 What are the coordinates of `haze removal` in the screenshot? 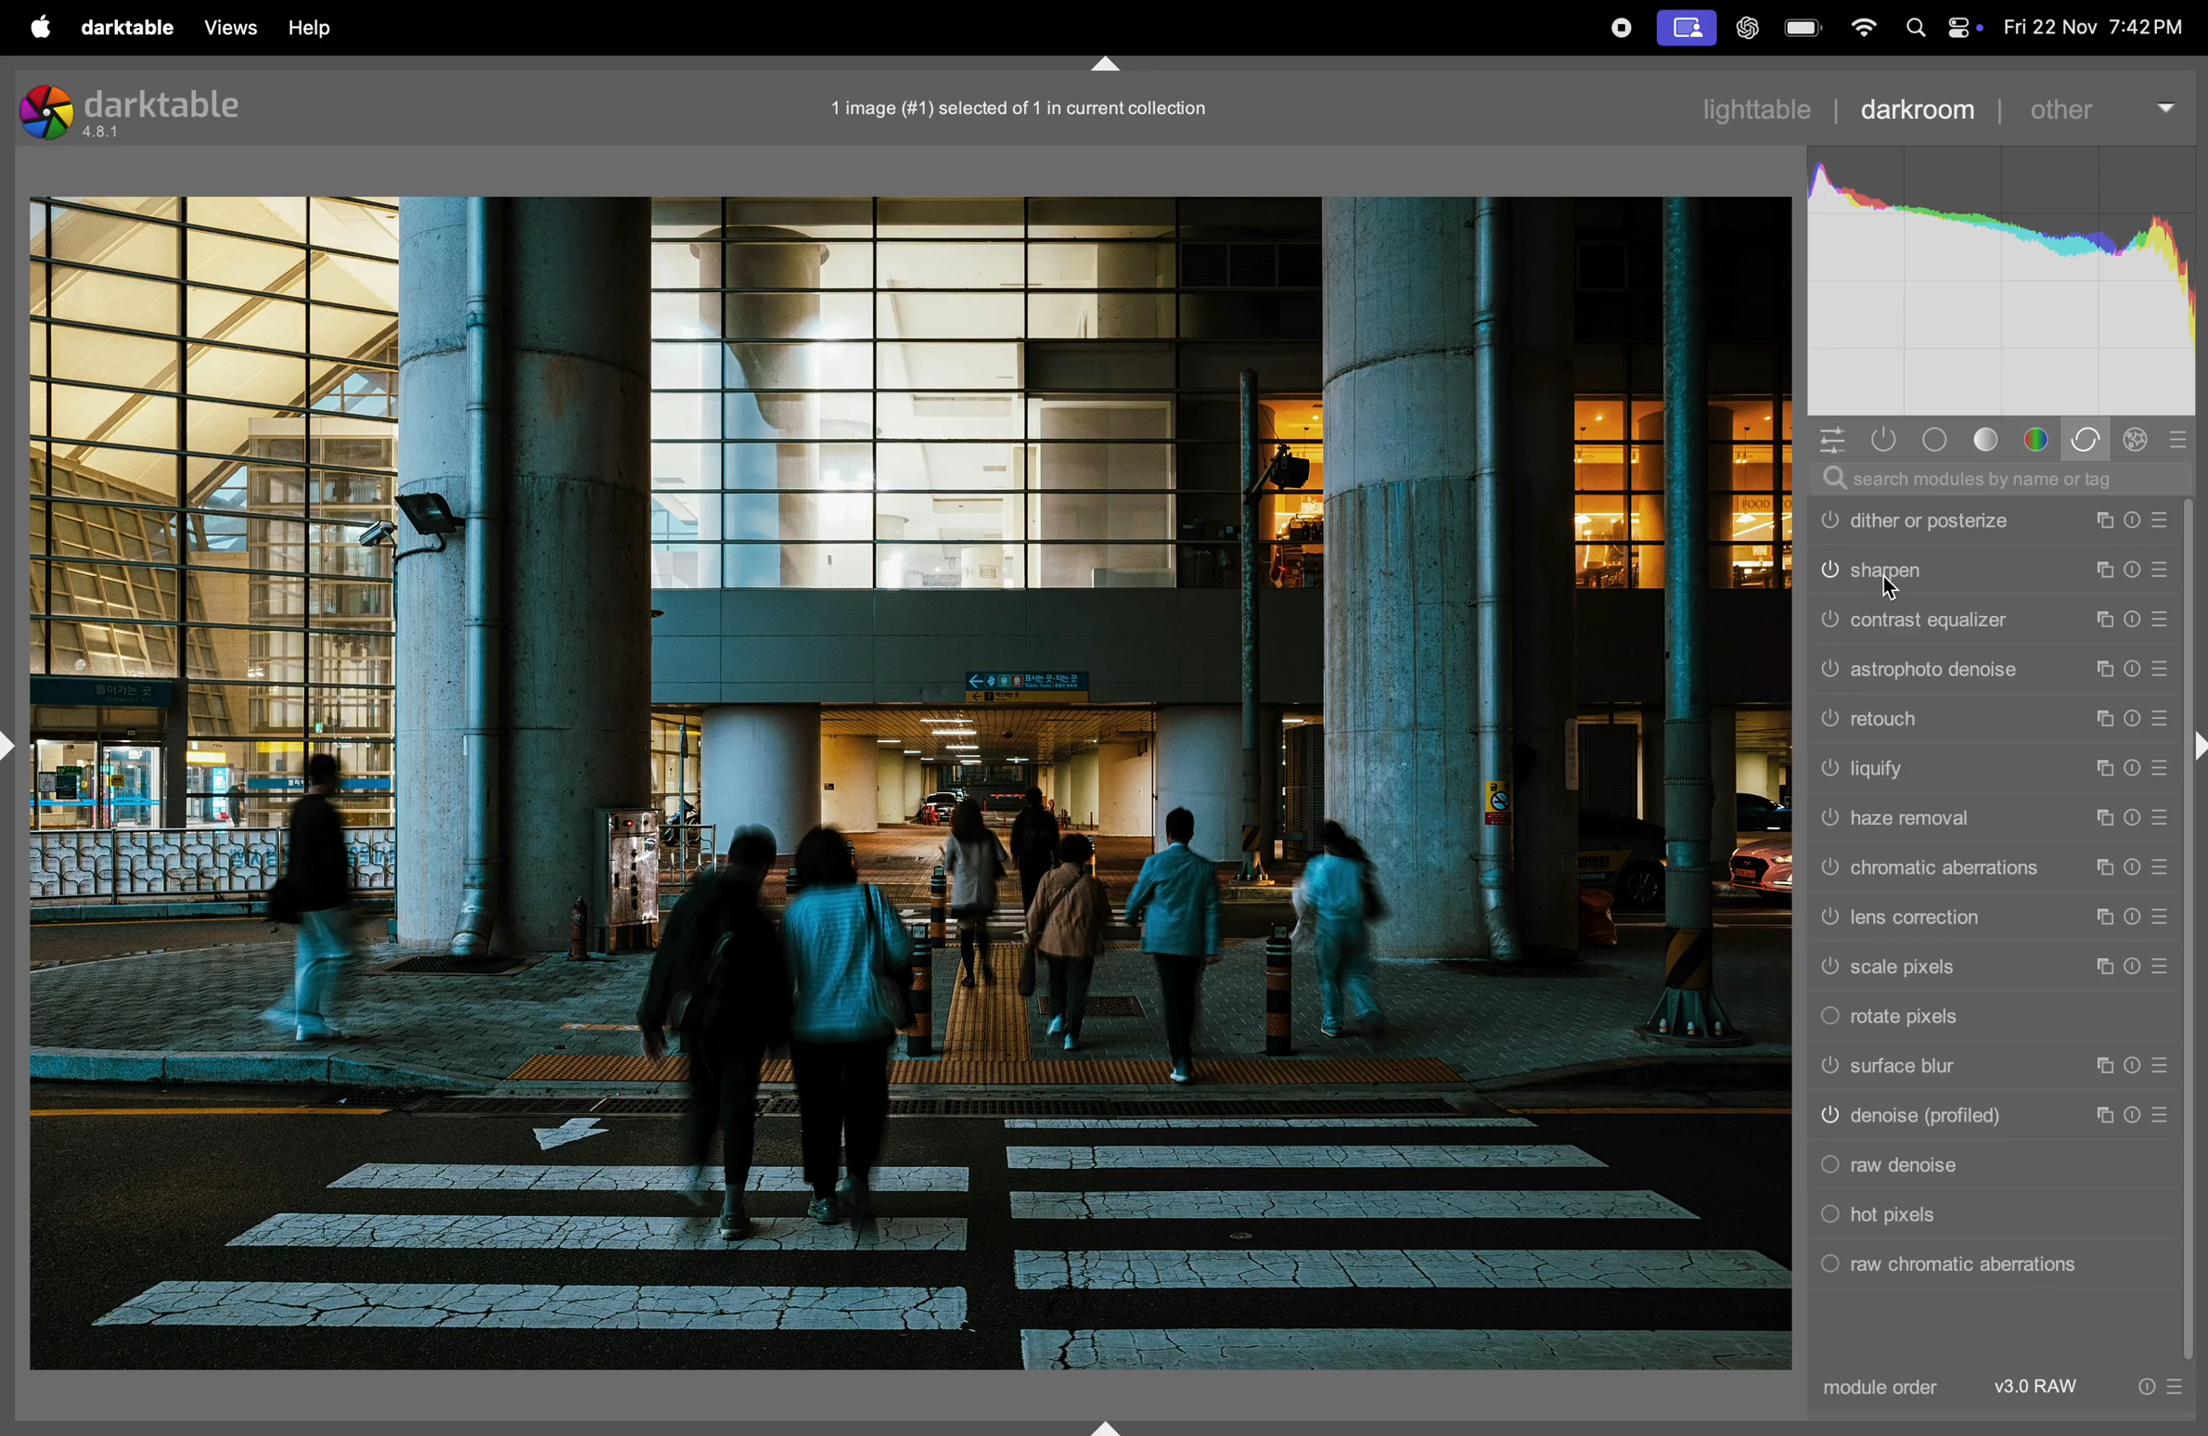 It's located at (1990, 825).